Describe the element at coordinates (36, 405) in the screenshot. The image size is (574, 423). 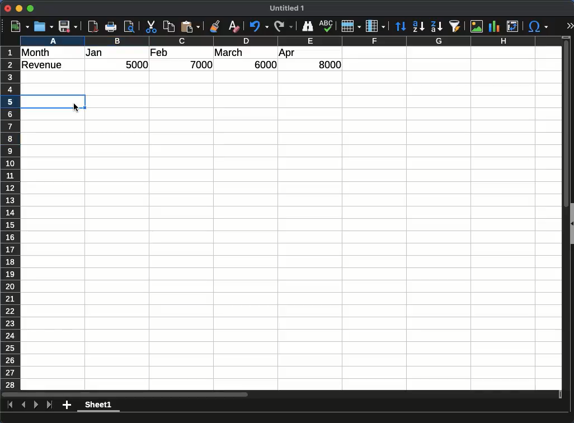
I see `next sheet` at that location.